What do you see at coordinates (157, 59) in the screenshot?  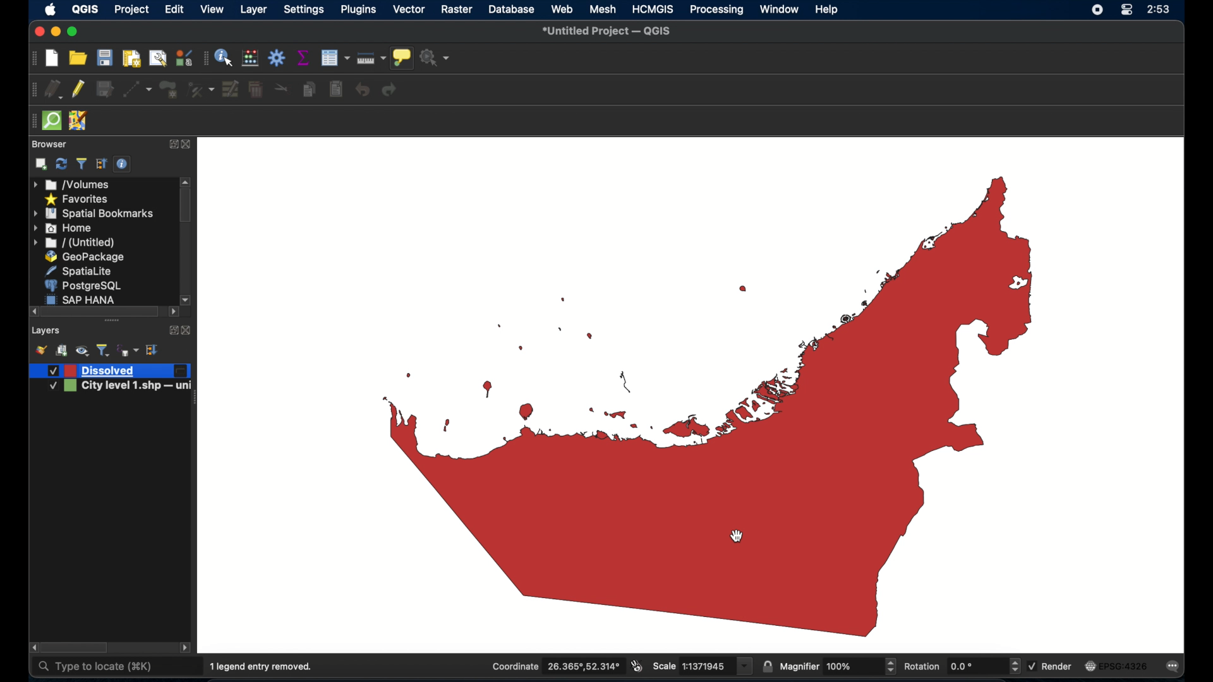 I see `open layout manager` at bounding box center [157, 59].